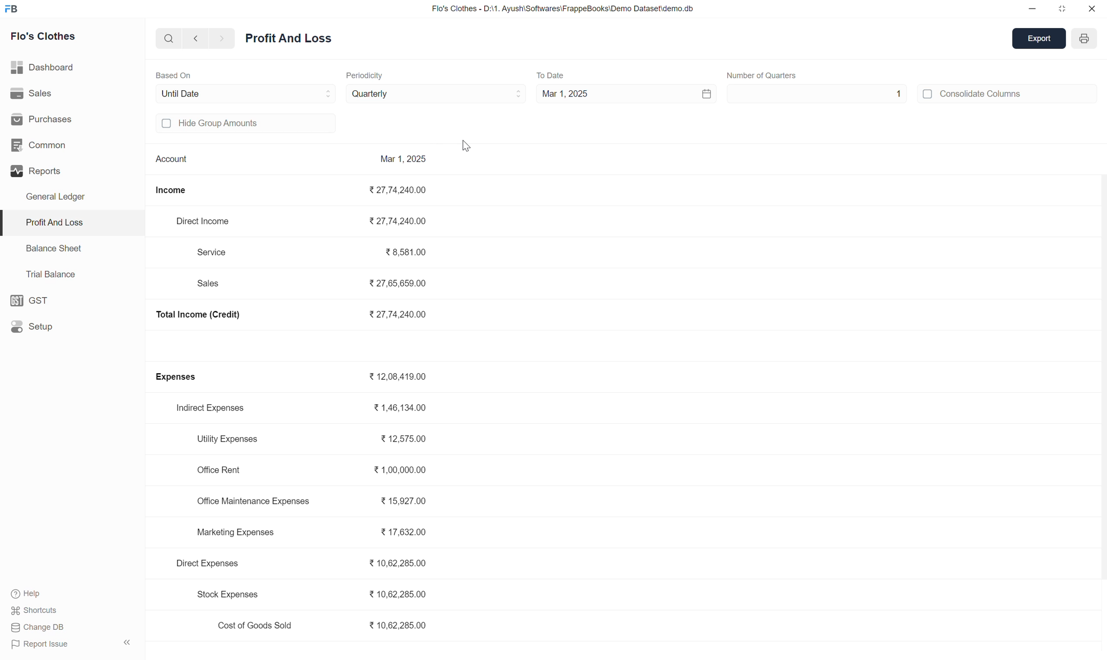 The image size is (1107, 660). What do you see at coordinates (189, 93) in the screenshot?
I see `Until Date` at bounding box center [189, 93].